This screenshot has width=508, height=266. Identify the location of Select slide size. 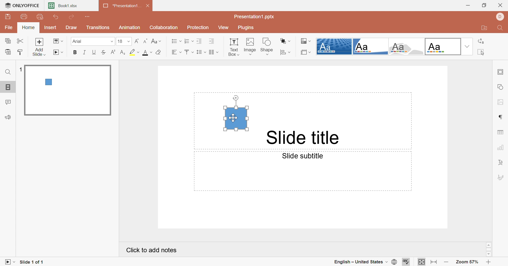
(305, 53).